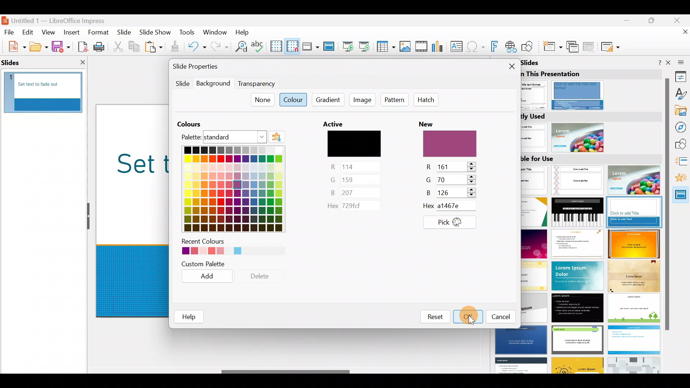 The width and height of the screenshot is (690, 388). What do you see at coordinates (355, 166) in the screenshot?
I see `red` at bounding box center [355, 166].